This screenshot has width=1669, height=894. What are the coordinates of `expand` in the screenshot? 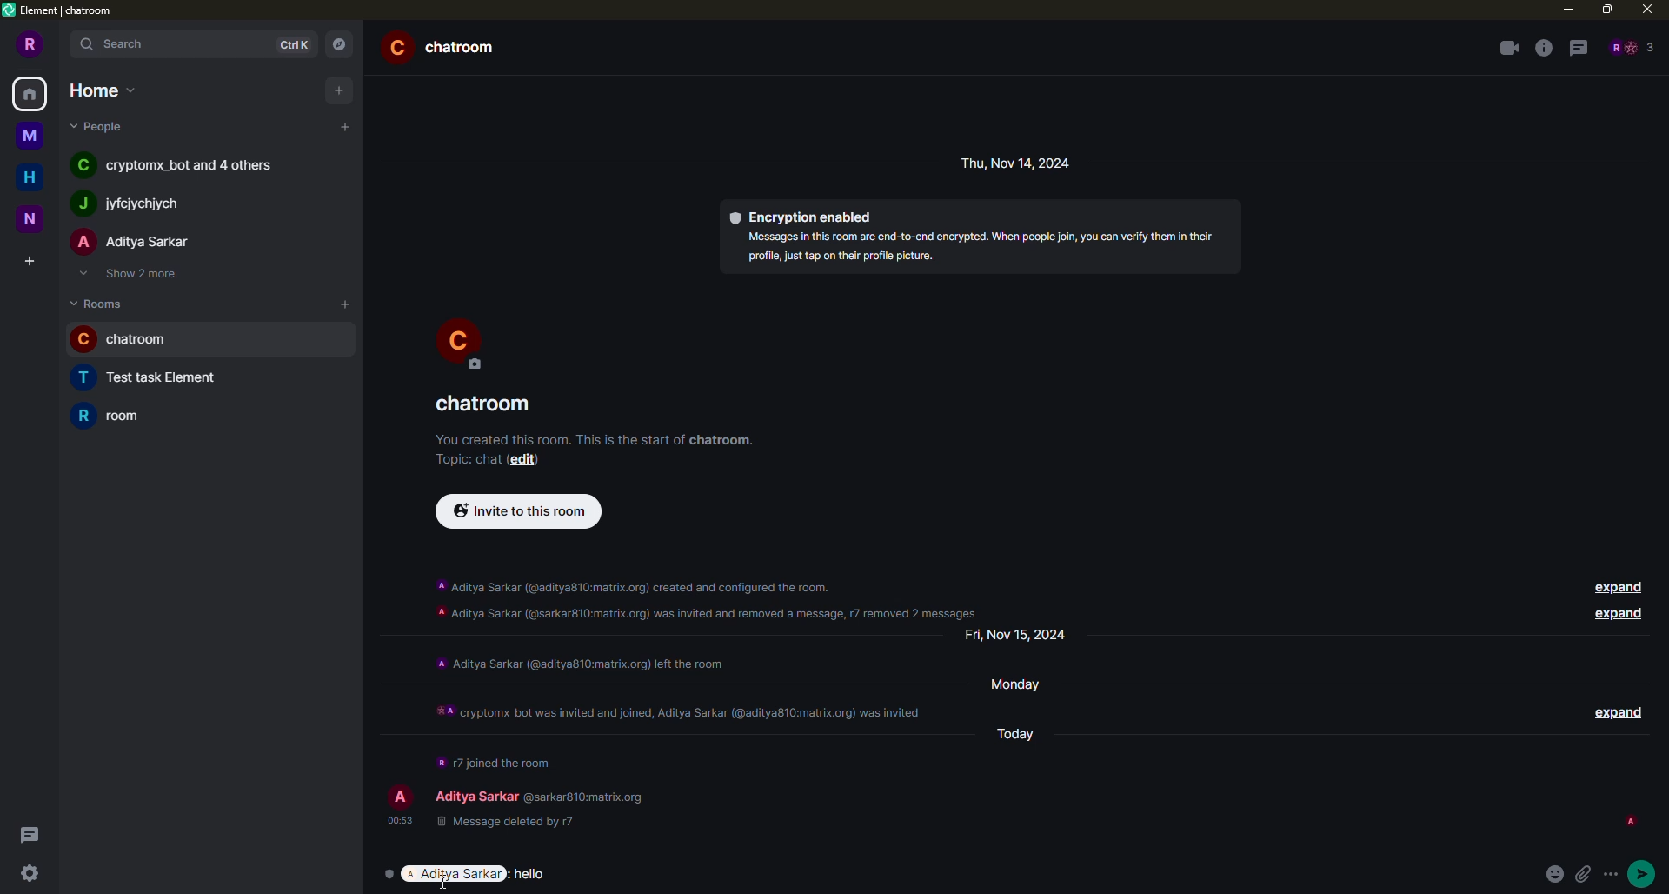 It's located at (1615, 585).